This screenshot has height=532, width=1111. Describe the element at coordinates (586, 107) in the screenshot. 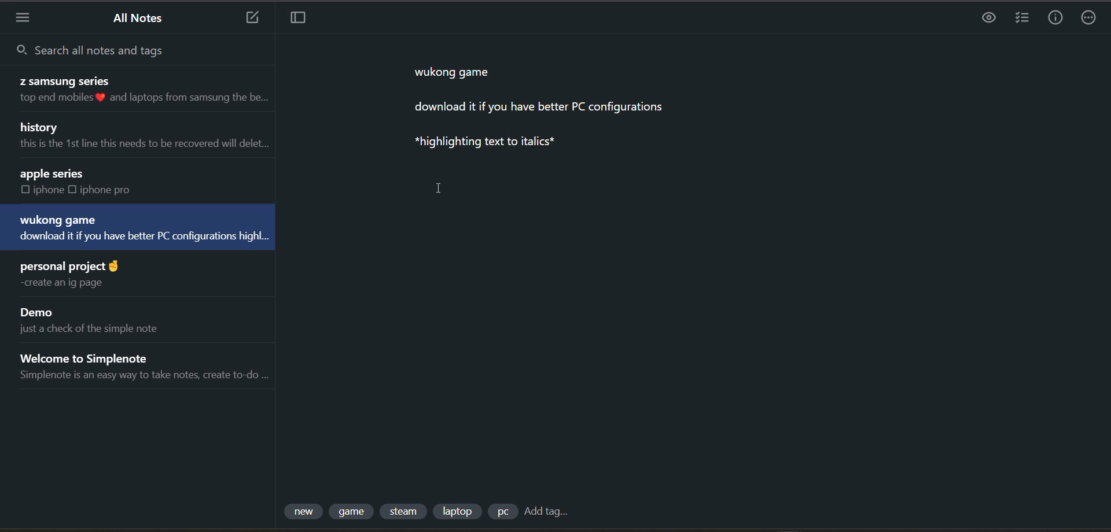

I see `data from current note` at that location.